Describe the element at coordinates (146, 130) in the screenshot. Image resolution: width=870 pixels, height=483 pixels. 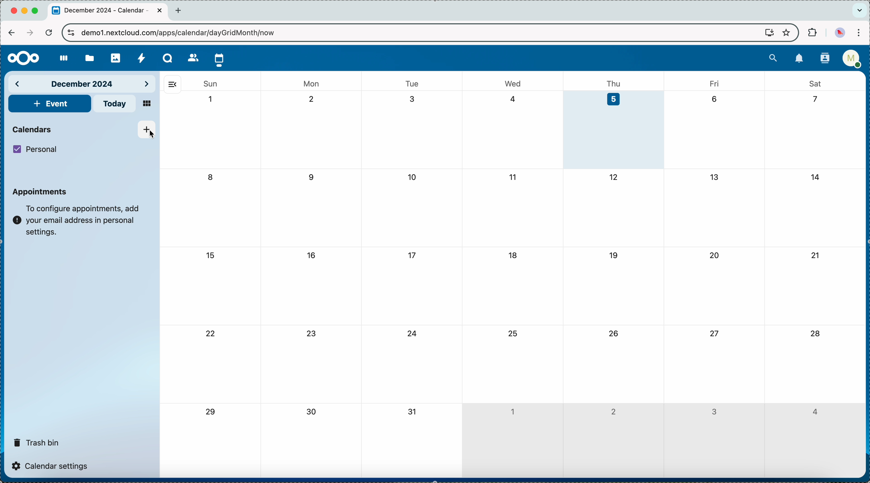
I see `click on add new calendar` at that location.